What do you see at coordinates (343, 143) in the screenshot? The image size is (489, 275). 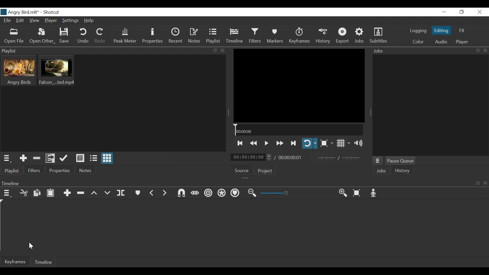 I see `Toggle display grid on player` at bounding box center [343, 143].